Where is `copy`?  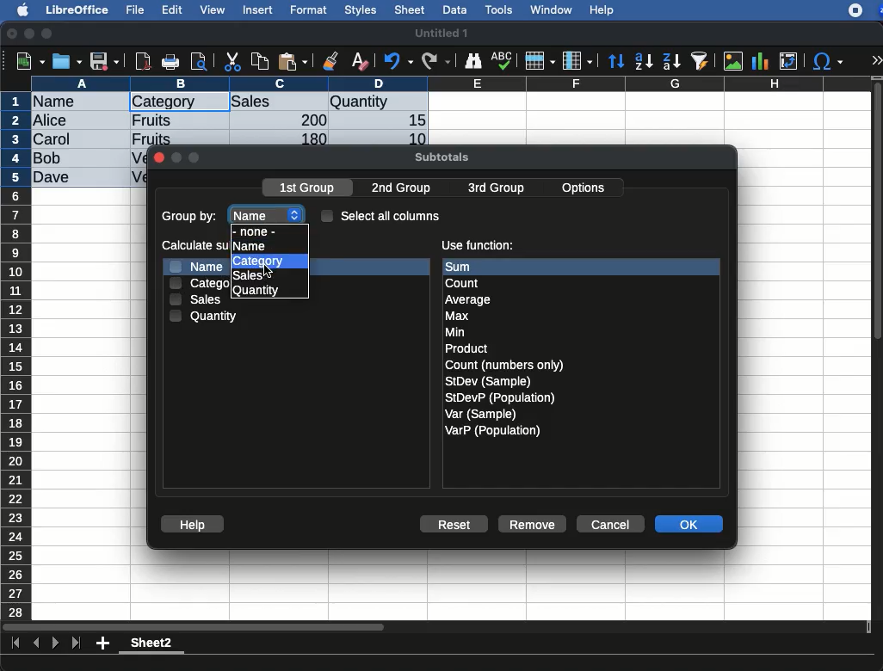
copy is located at coordinates (262, 61).